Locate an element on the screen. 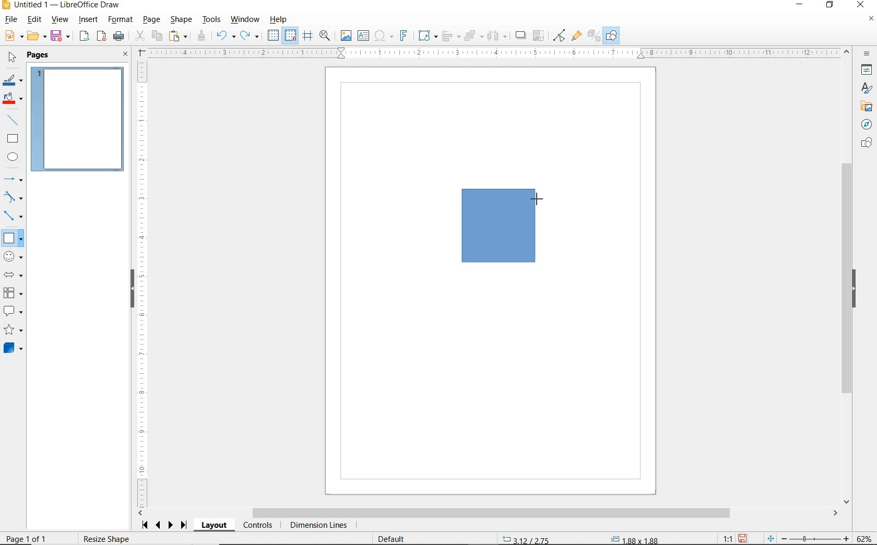  INSERT LINE is located at coordinates (14, 120).